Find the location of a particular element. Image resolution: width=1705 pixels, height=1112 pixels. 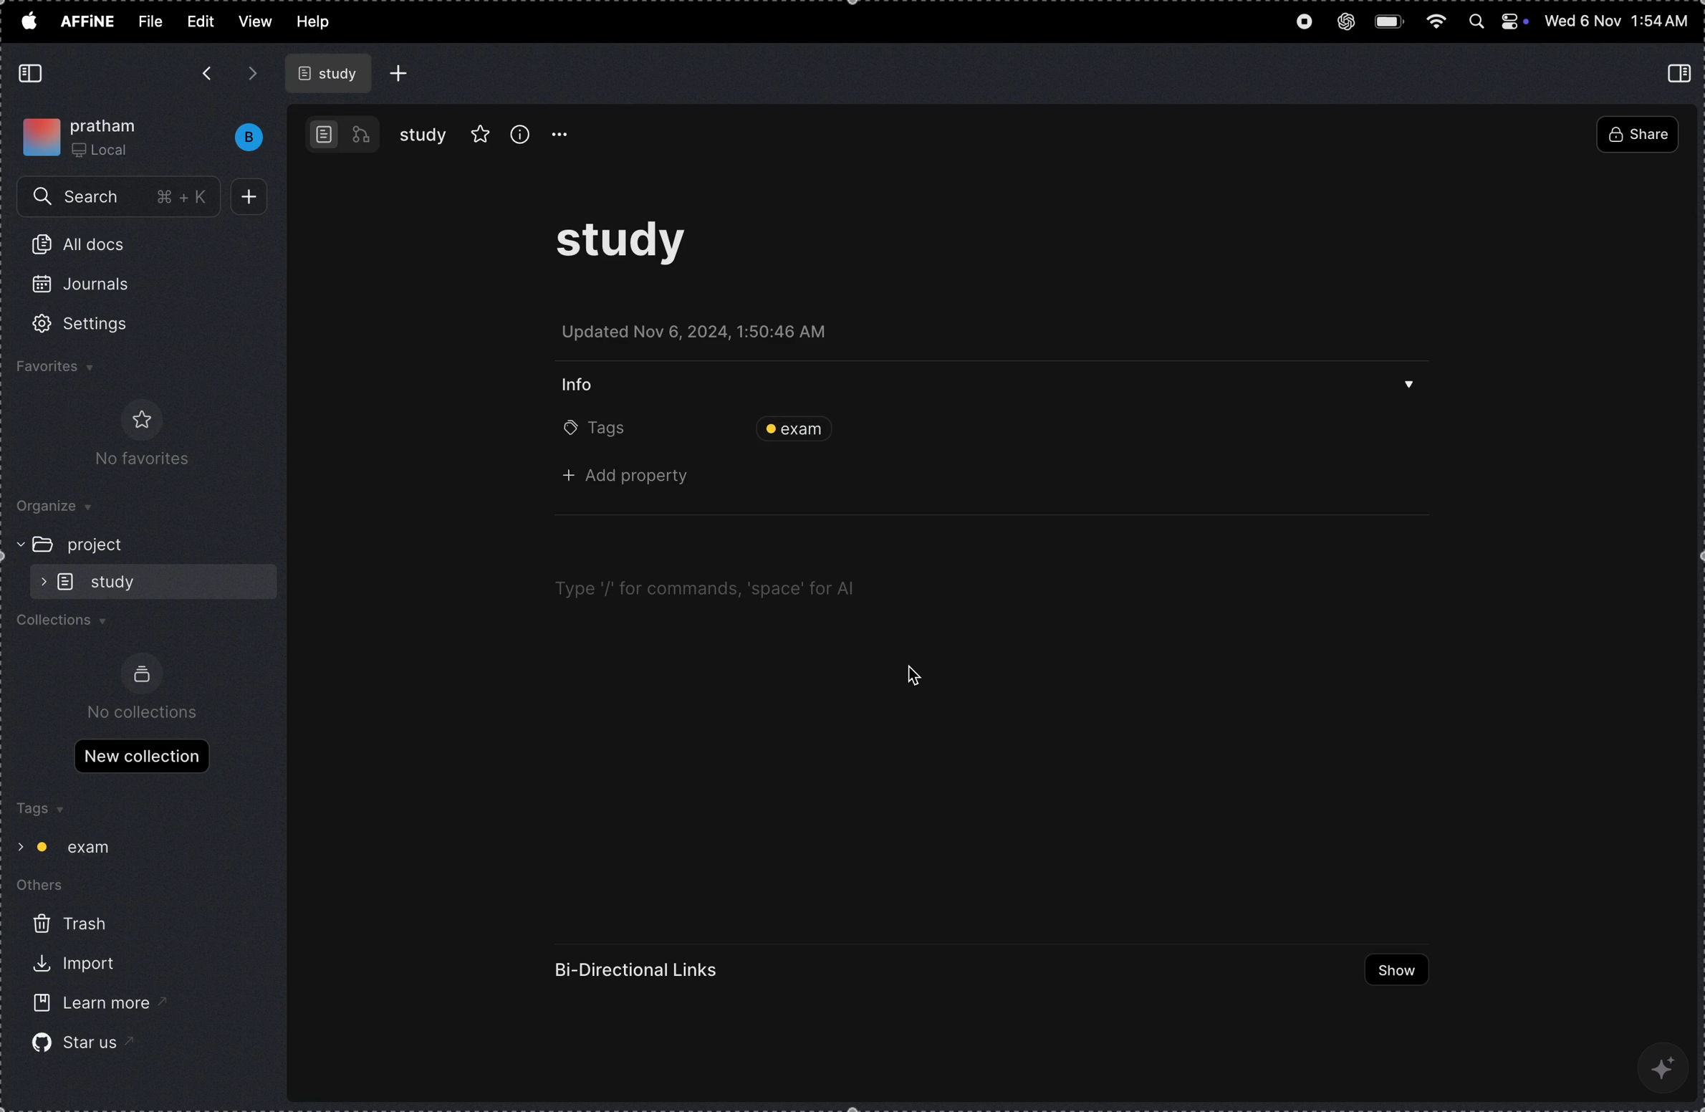

apple widgets is located at coordinates (1497, 23).